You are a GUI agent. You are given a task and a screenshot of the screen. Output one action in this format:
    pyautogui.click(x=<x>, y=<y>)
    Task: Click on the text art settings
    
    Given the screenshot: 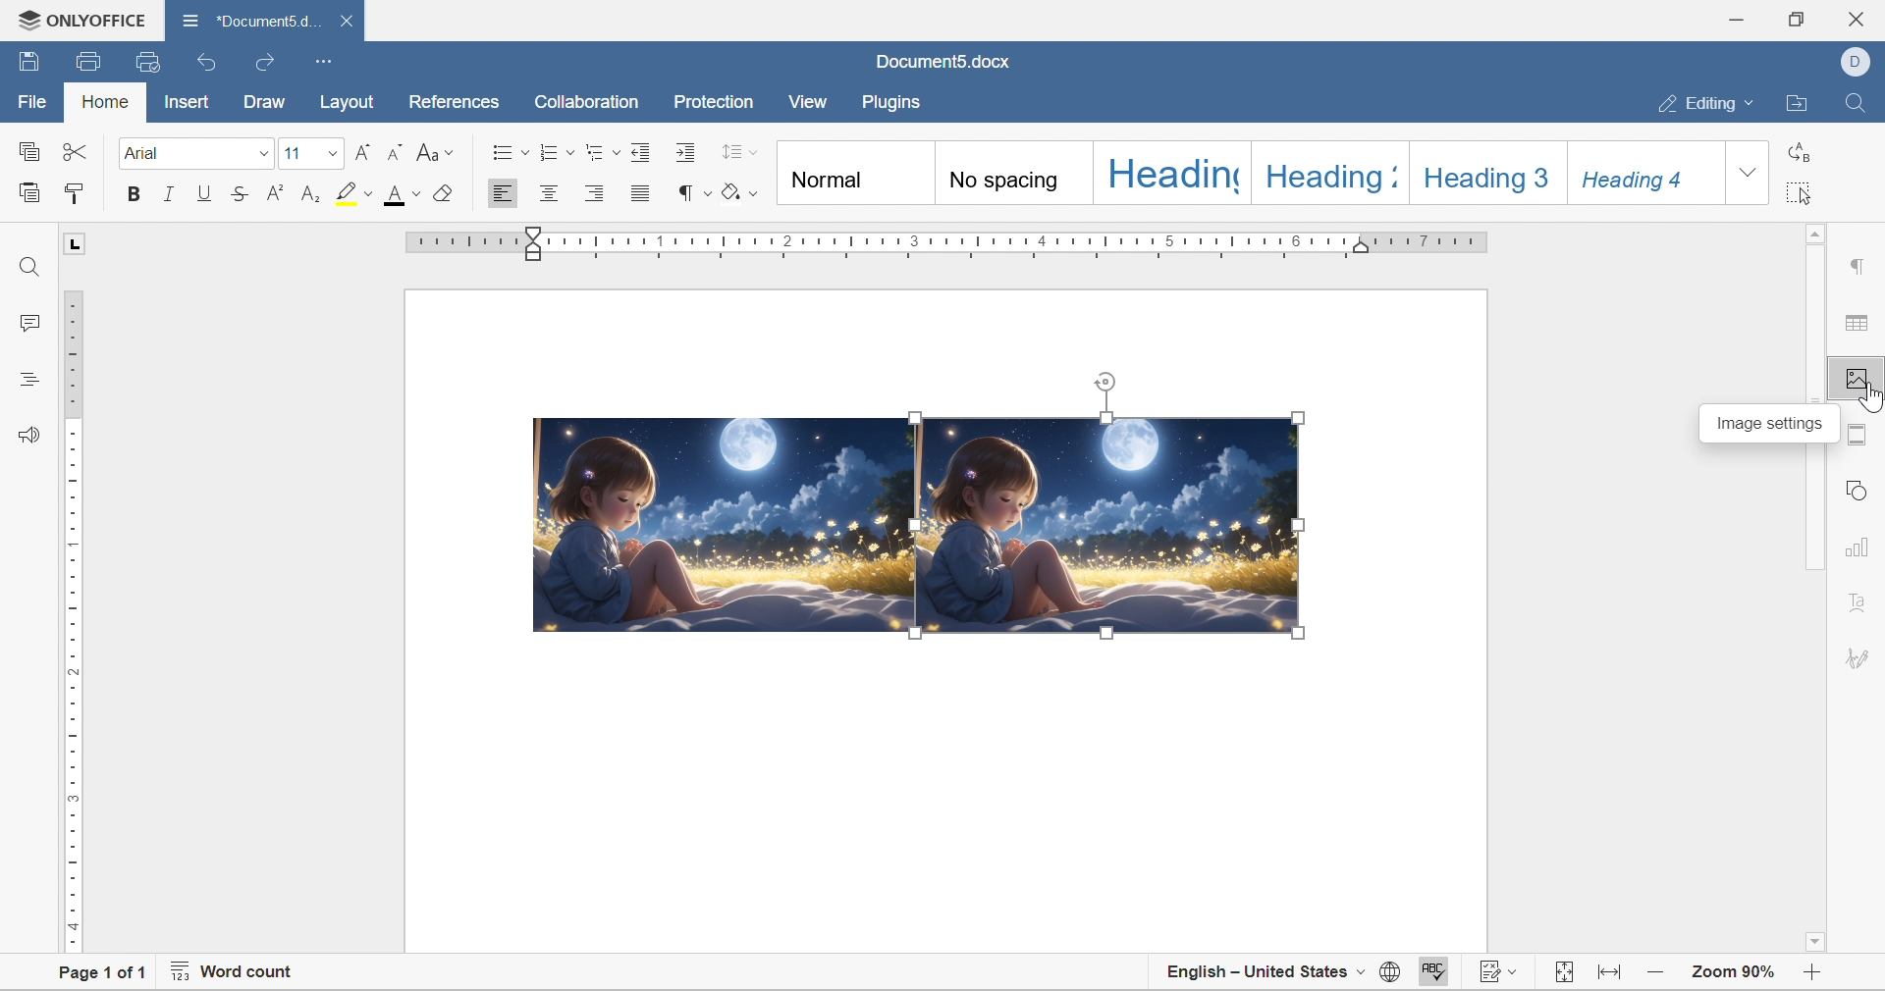 What is the action you would take?
    pyautogui.click(x=1860, y=596)
    